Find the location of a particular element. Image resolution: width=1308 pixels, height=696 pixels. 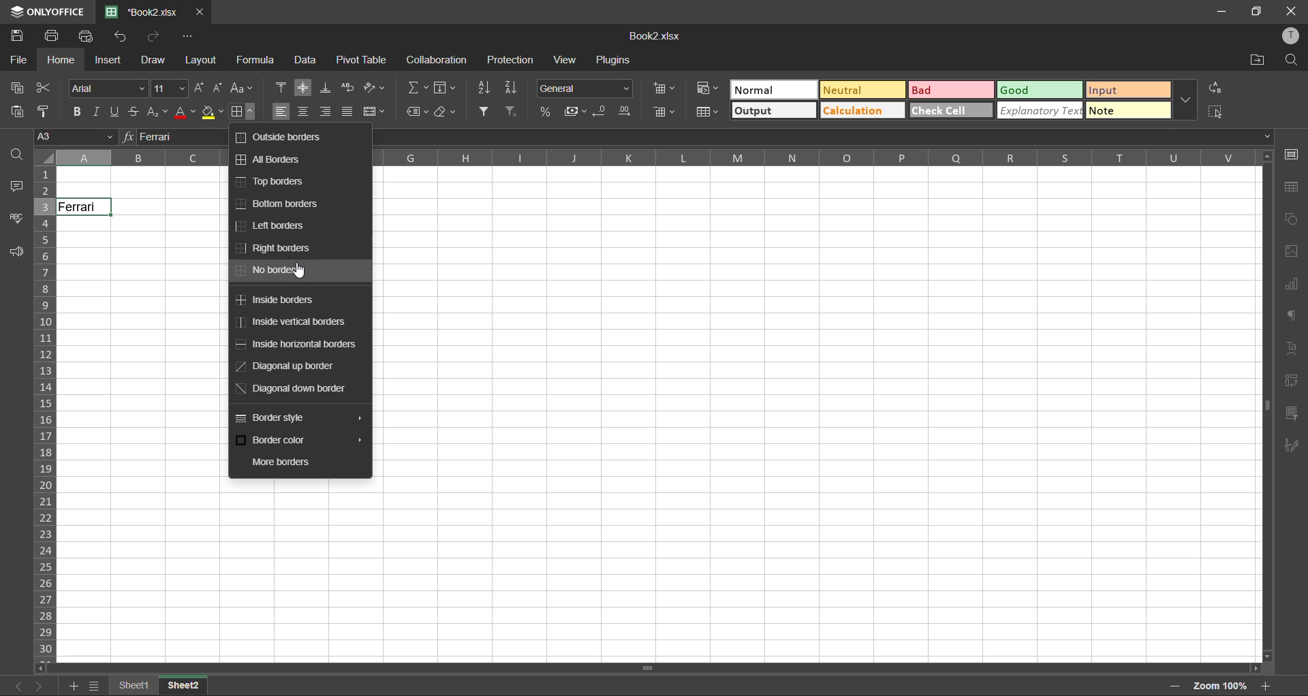

Ferrari is located at coordinates (85, 207).